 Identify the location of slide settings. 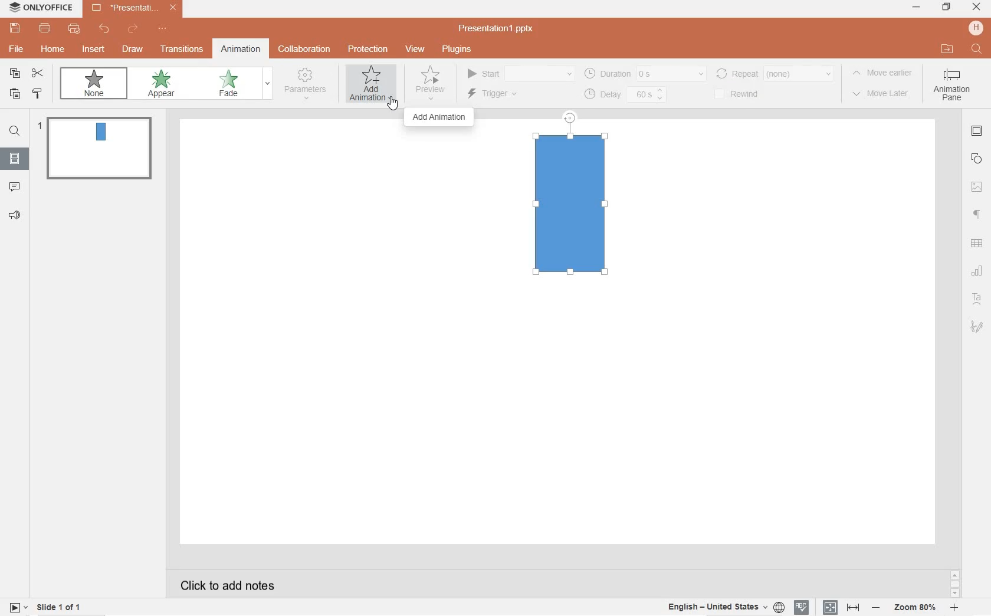
(977, 132).